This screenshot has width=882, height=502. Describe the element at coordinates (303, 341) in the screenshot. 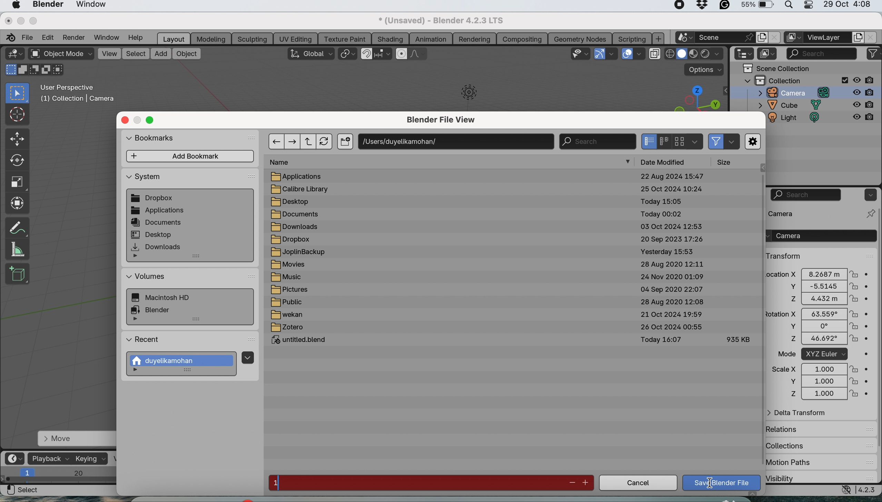

I see `untitled.blend` at that location.